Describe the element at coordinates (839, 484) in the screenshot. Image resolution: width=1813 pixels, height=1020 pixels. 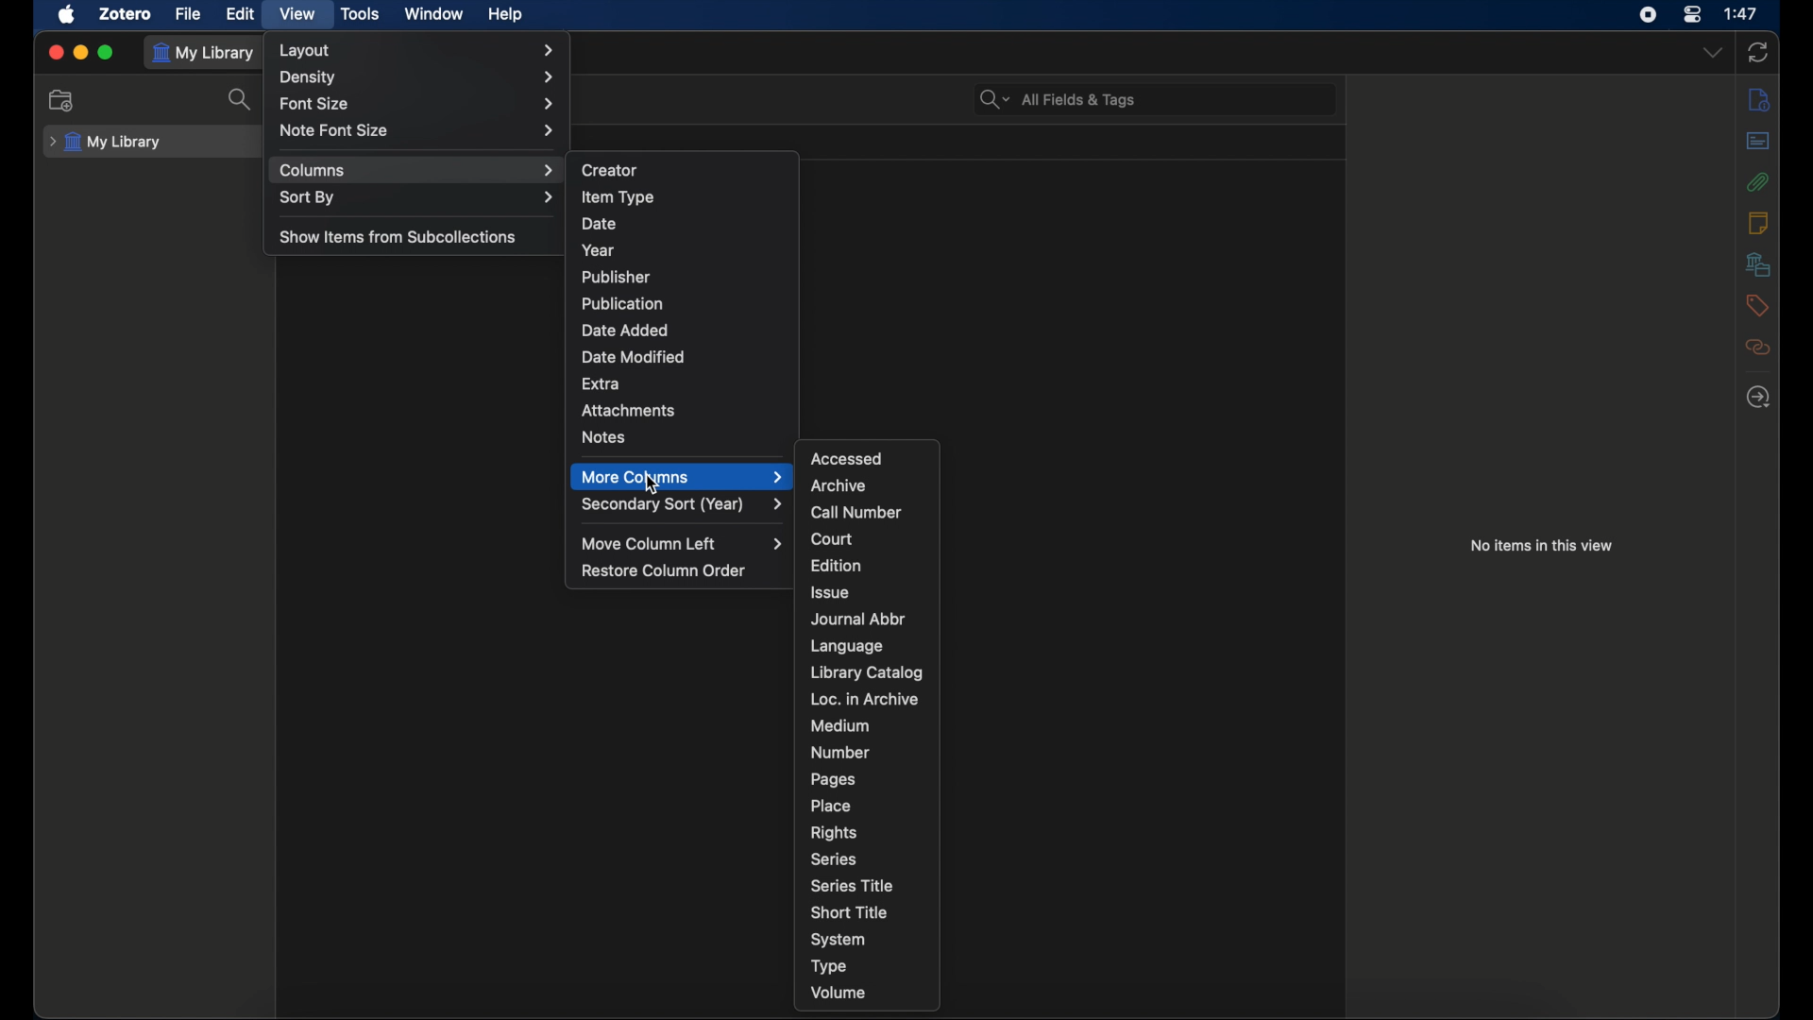
I see `archive` at that location.